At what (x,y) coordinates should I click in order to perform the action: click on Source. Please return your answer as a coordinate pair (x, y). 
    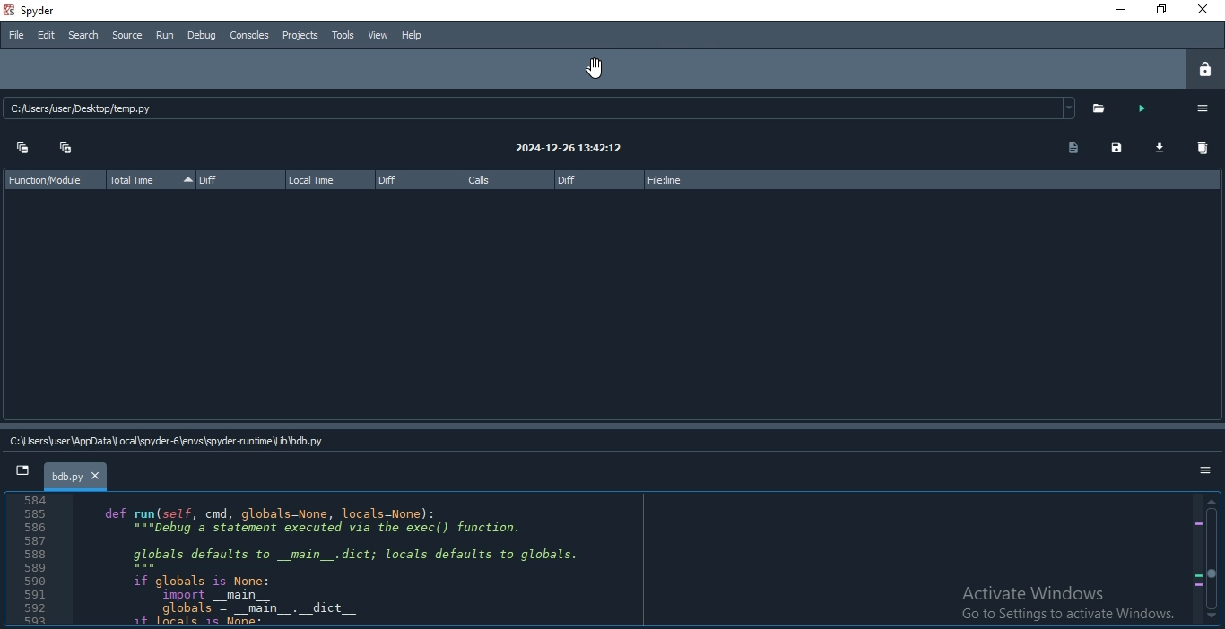
    Looking at the image, I should click on (129, 36).